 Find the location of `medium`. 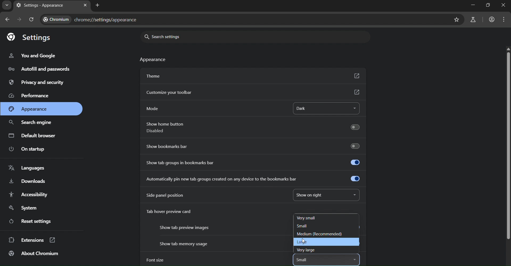

medium is located at coordinates (319, 234).